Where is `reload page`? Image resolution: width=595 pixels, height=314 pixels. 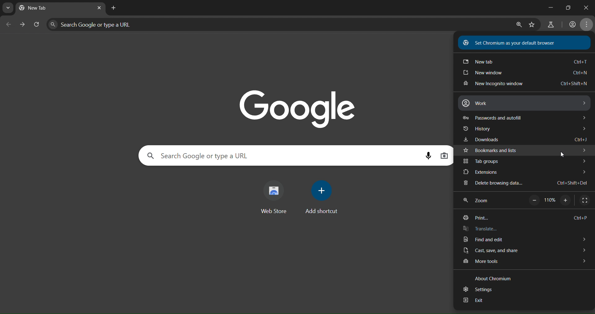 reload page is located at coordinates (37, 25).